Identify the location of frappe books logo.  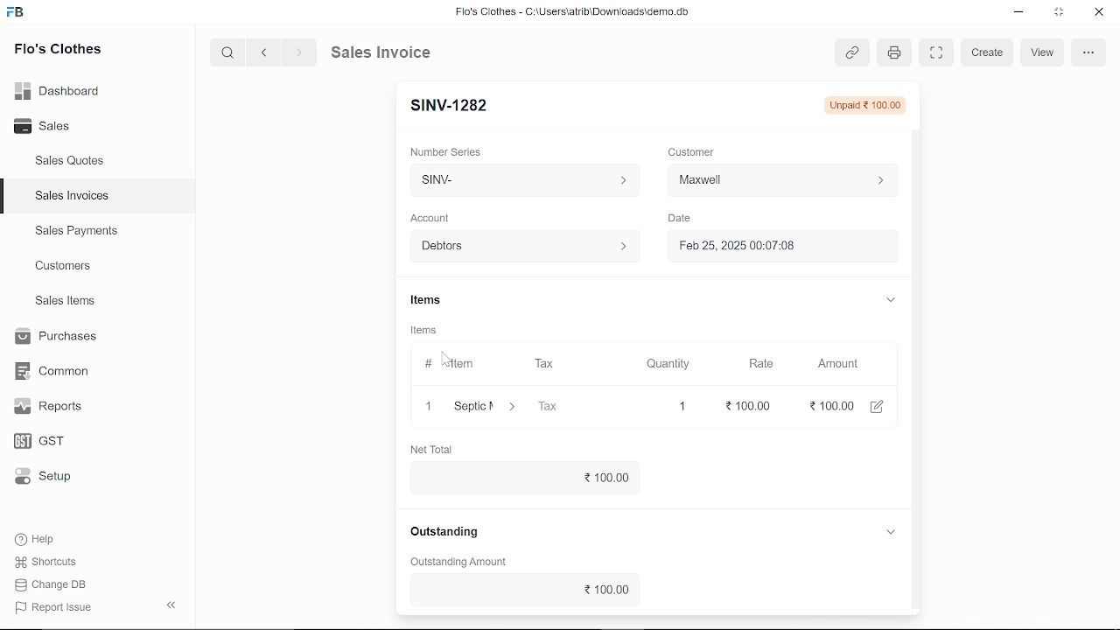
(17, 15).